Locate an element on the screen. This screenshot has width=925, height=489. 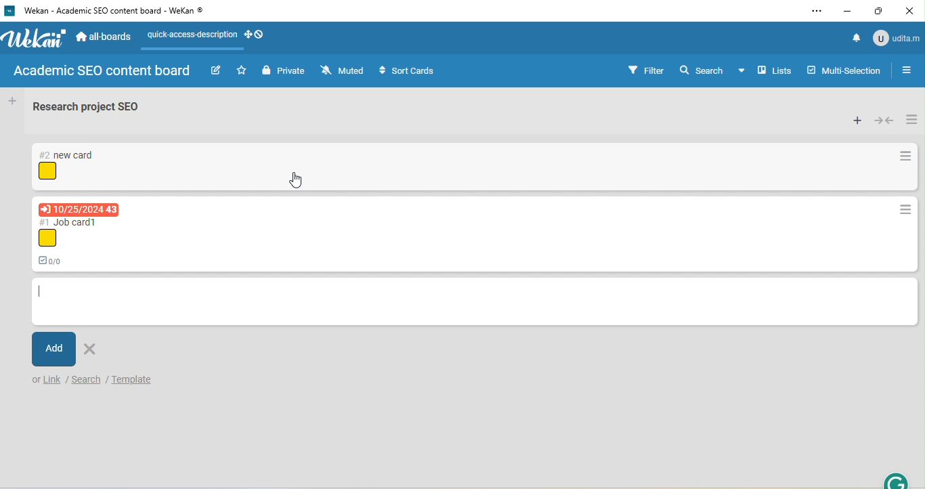
search is located at coordinates (85, 380).